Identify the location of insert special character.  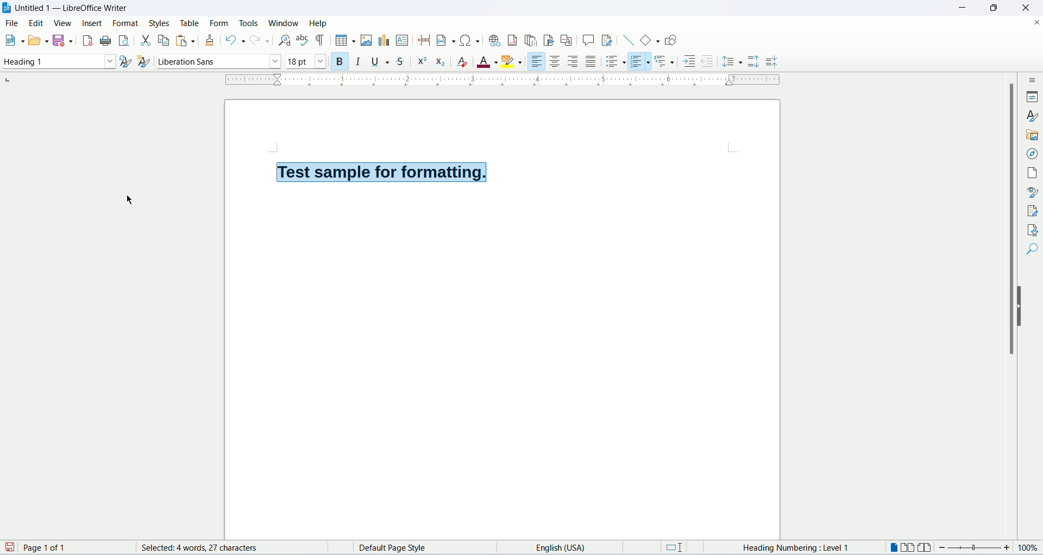
(468, 40).